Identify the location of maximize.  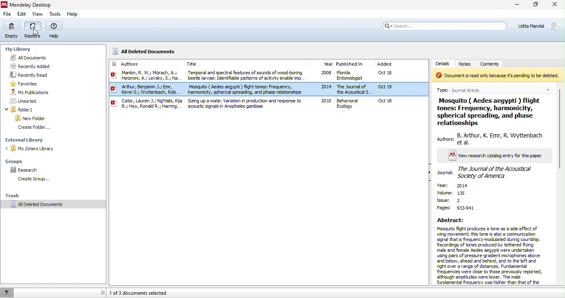
(534, 5).